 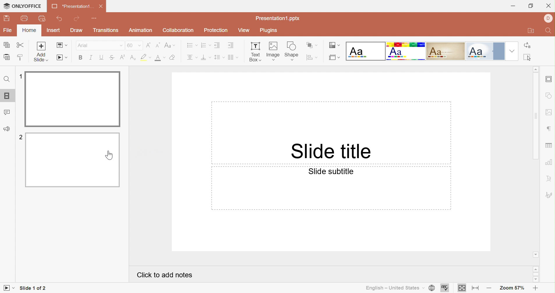 What do you see at coordinates (549, 178) in the screenshot?
I see `Text Art settings` at bounding box center [549, 178].